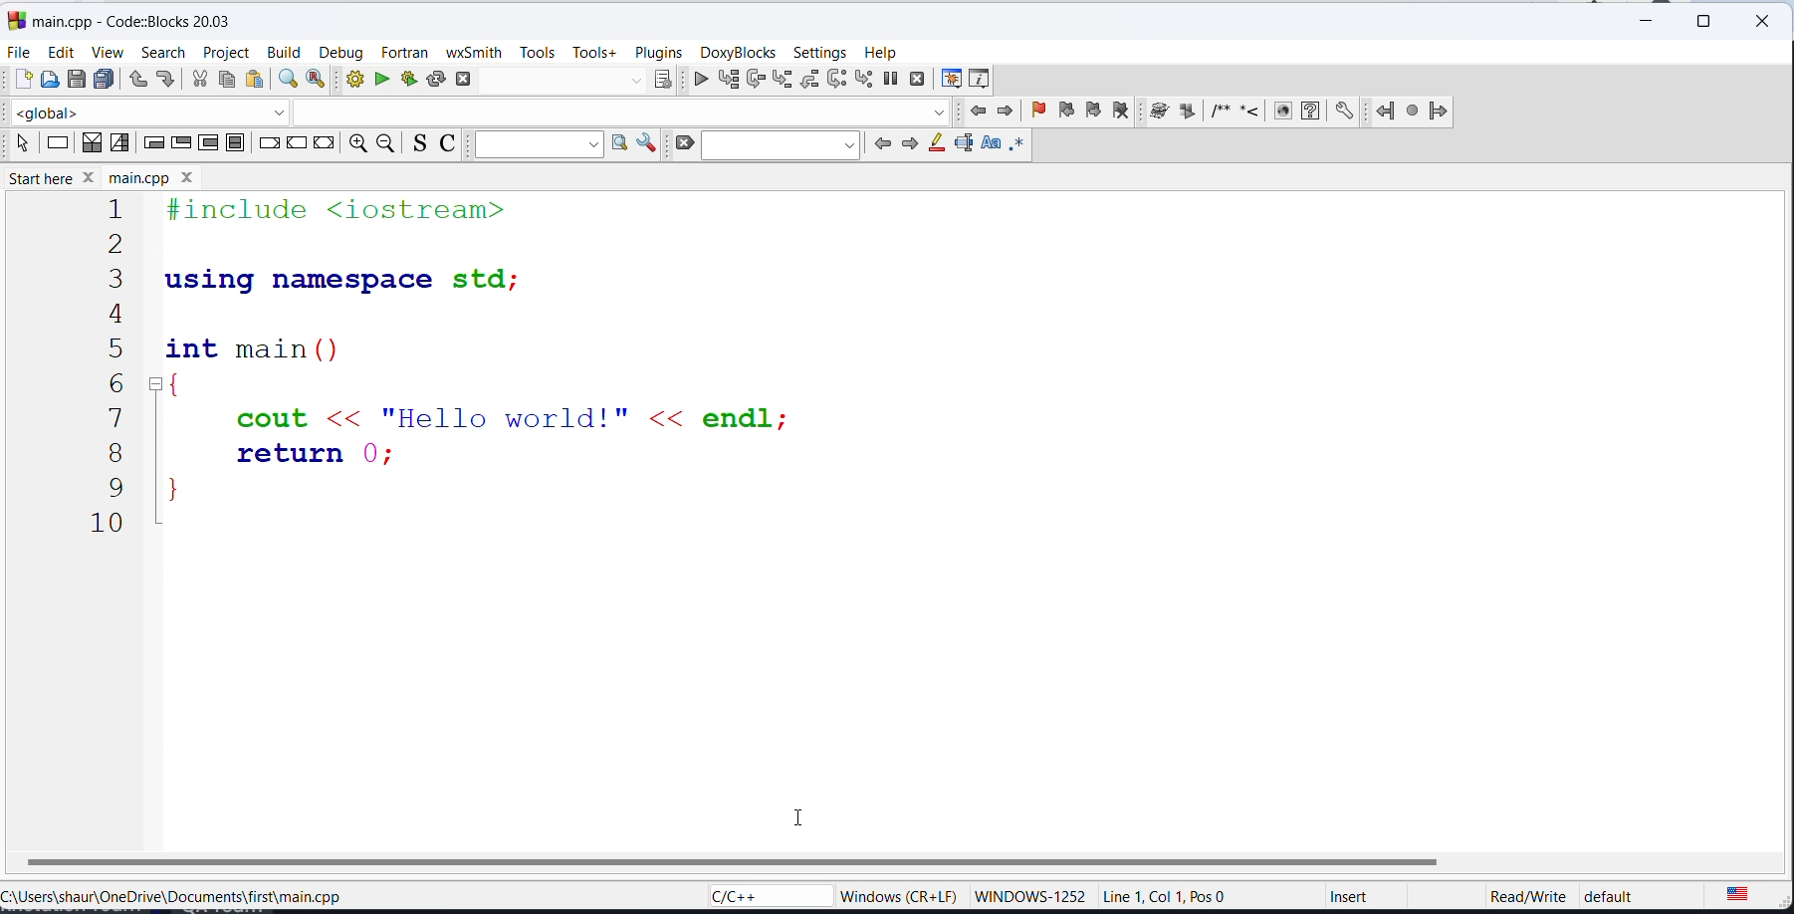 This screenshot has width=1794, height=914. I want to click on REBUILD, so click(436, 80).